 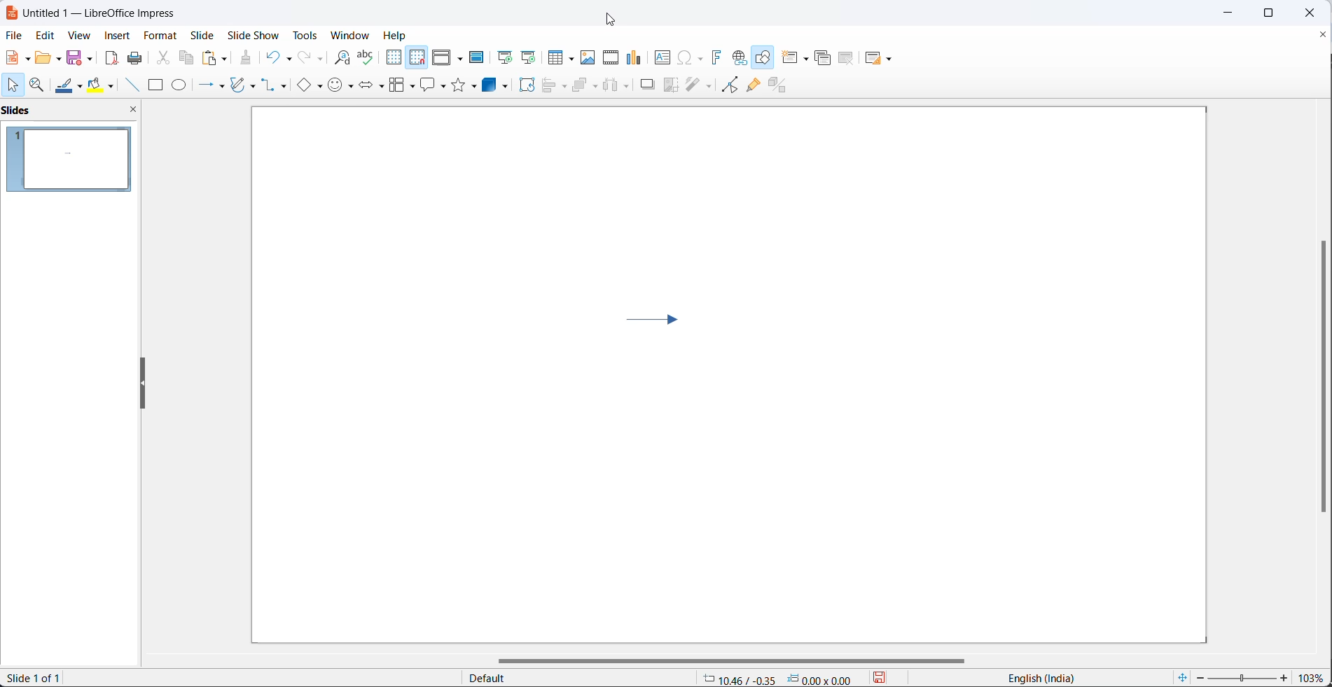 What do you see at coordinates (1314, 13) in the screenshot?
I see `close` at bounding box center [1314, 13].